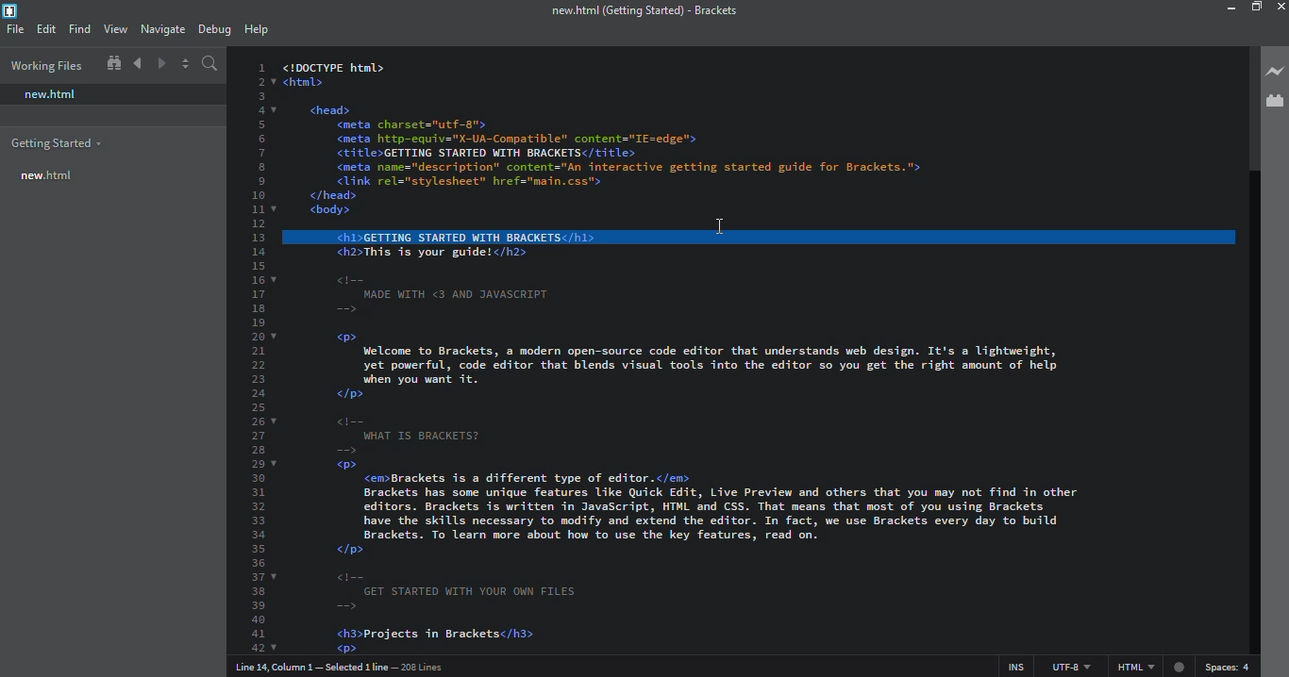 This screenshot has width=1289, height=677. What do you see at coordinates (1279, 7) in the screenshot?
I see `close` at bounding box center [1279, 7].